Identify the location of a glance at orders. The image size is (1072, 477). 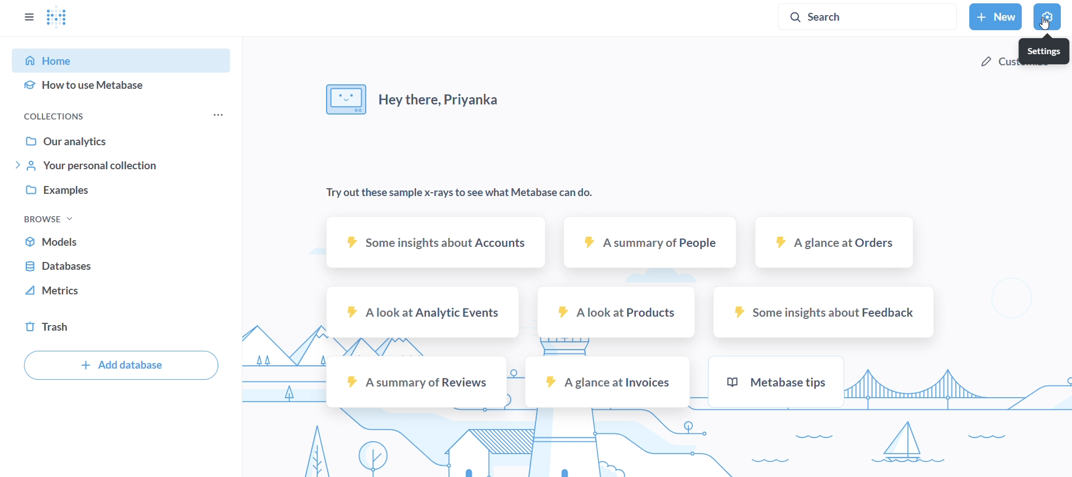
(832, 244).